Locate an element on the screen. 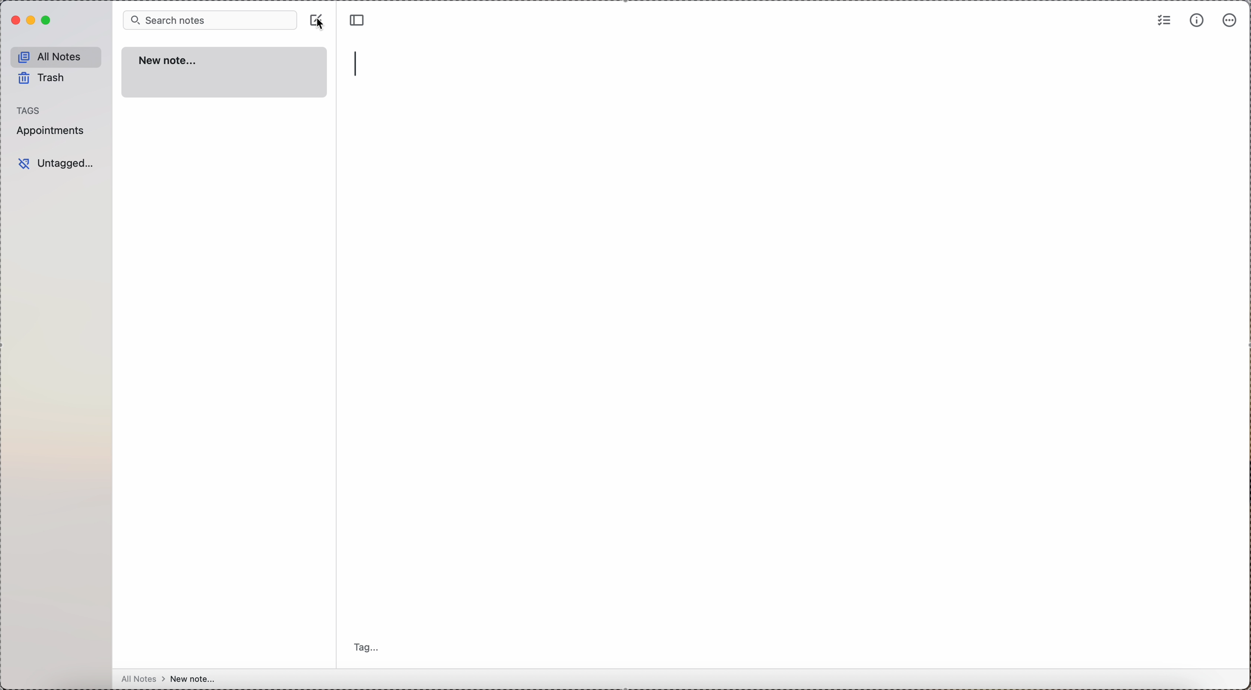  tags is located at coordinates (33, 109).